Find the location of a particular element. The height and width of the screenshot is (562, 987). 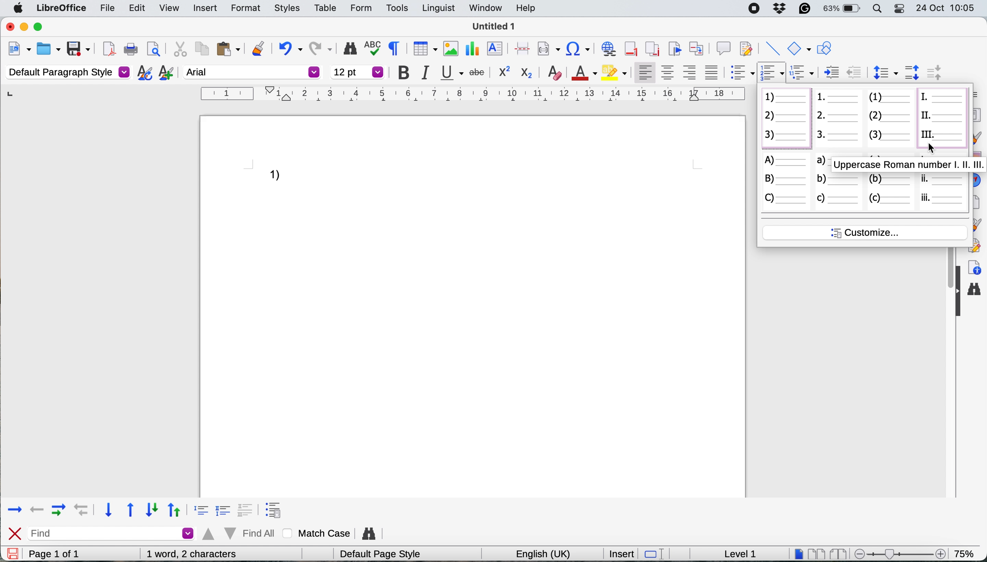

inesrt chart is located at coordinates (473, 49).